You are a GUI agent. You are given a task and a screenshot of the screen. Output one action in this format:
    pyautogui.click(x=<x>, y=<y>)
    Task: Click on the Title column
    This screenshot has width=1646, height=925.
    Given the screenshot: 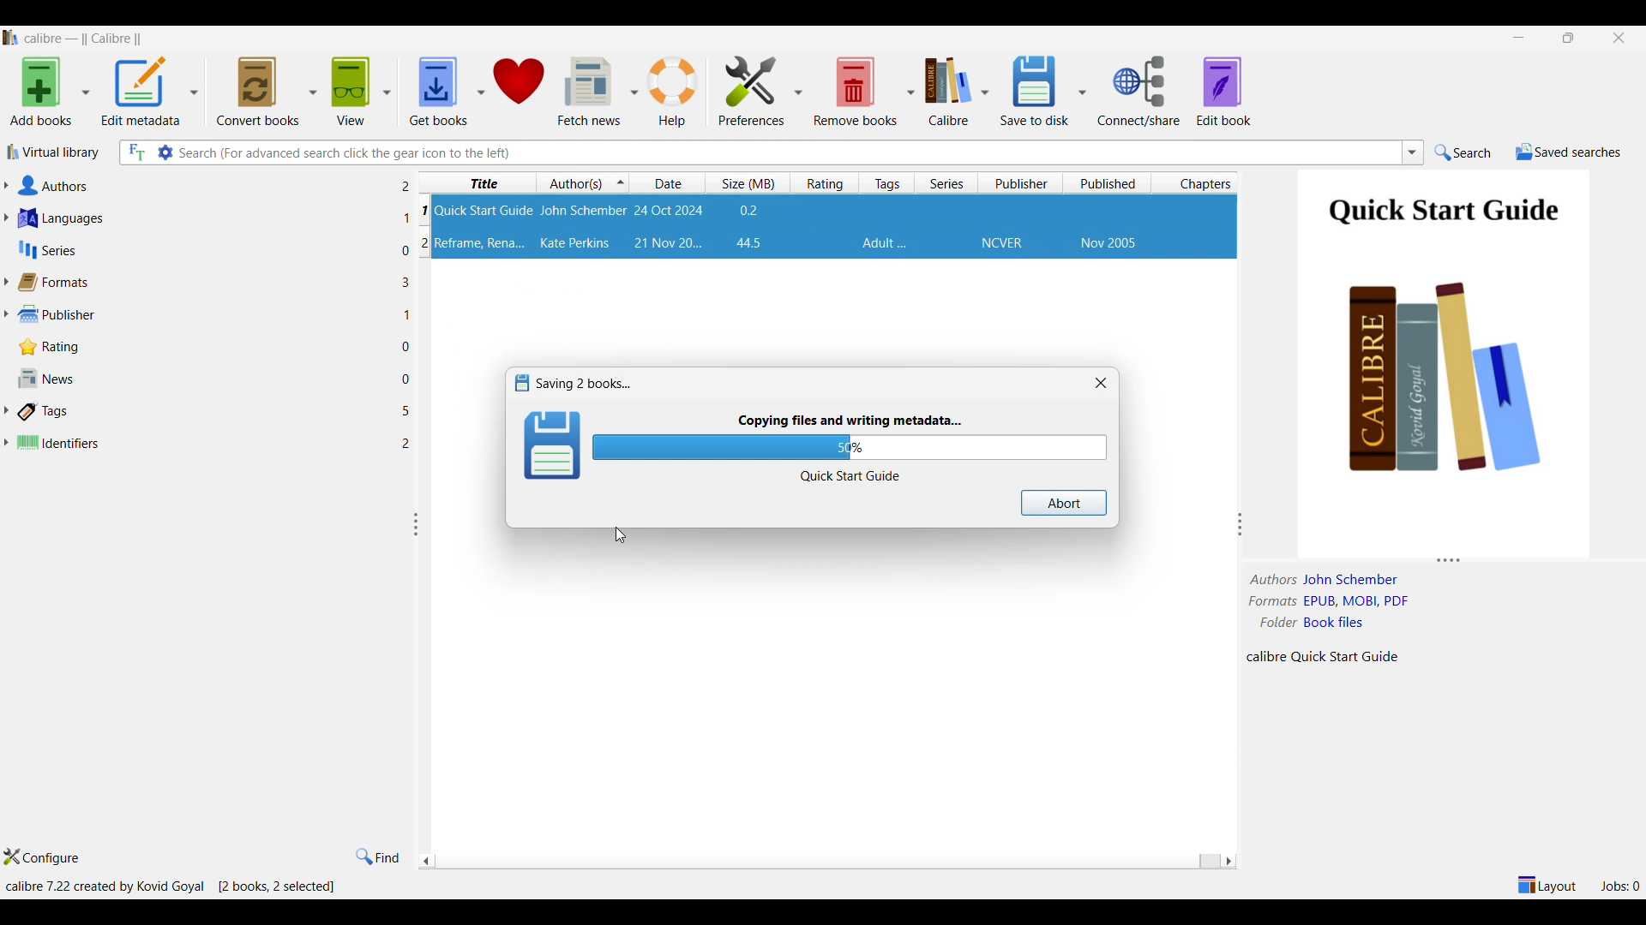 What is the action you would take?
    pyautogui.click(x=483, y=182)
    